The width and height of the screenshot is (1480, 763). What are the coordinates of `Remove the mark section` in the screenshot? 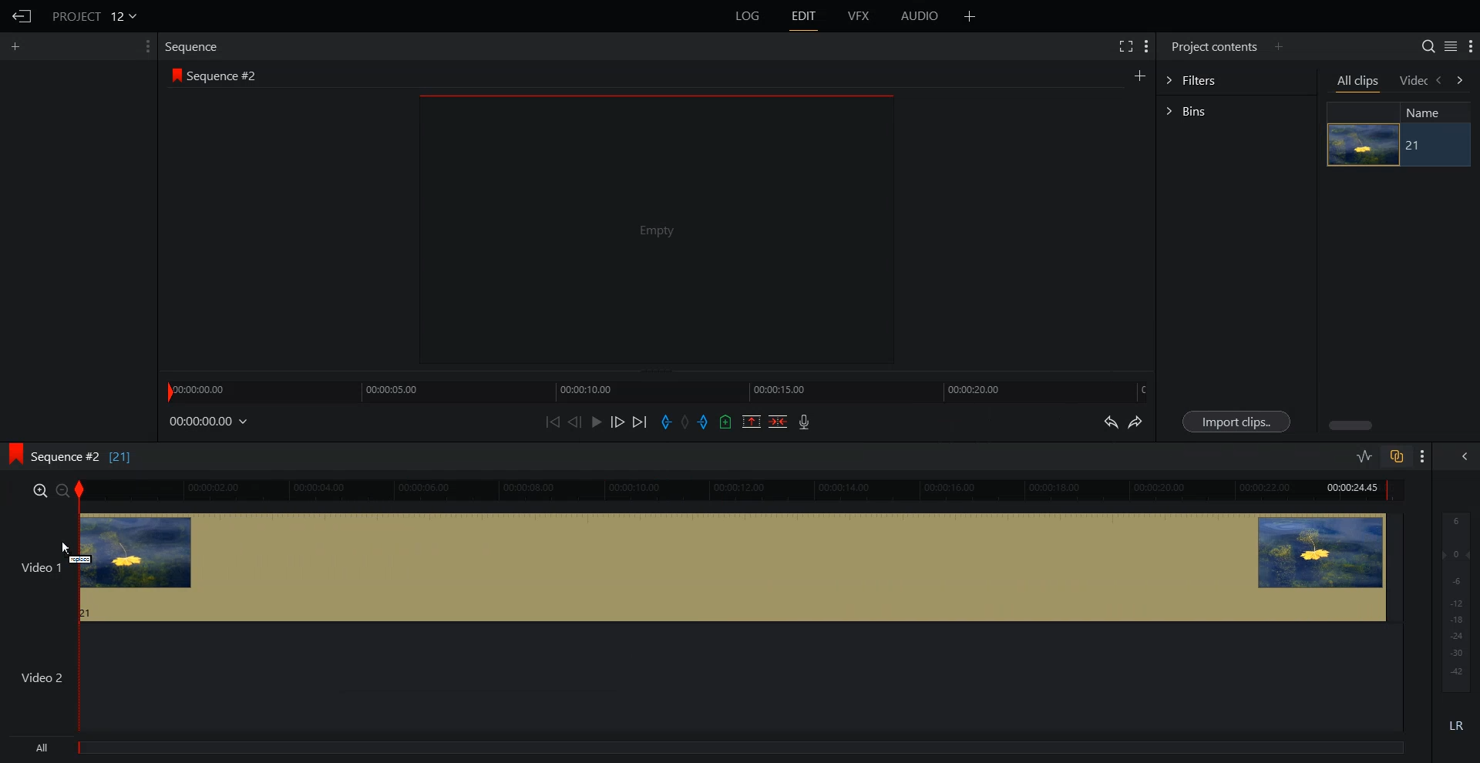 It's located at (751, 421).